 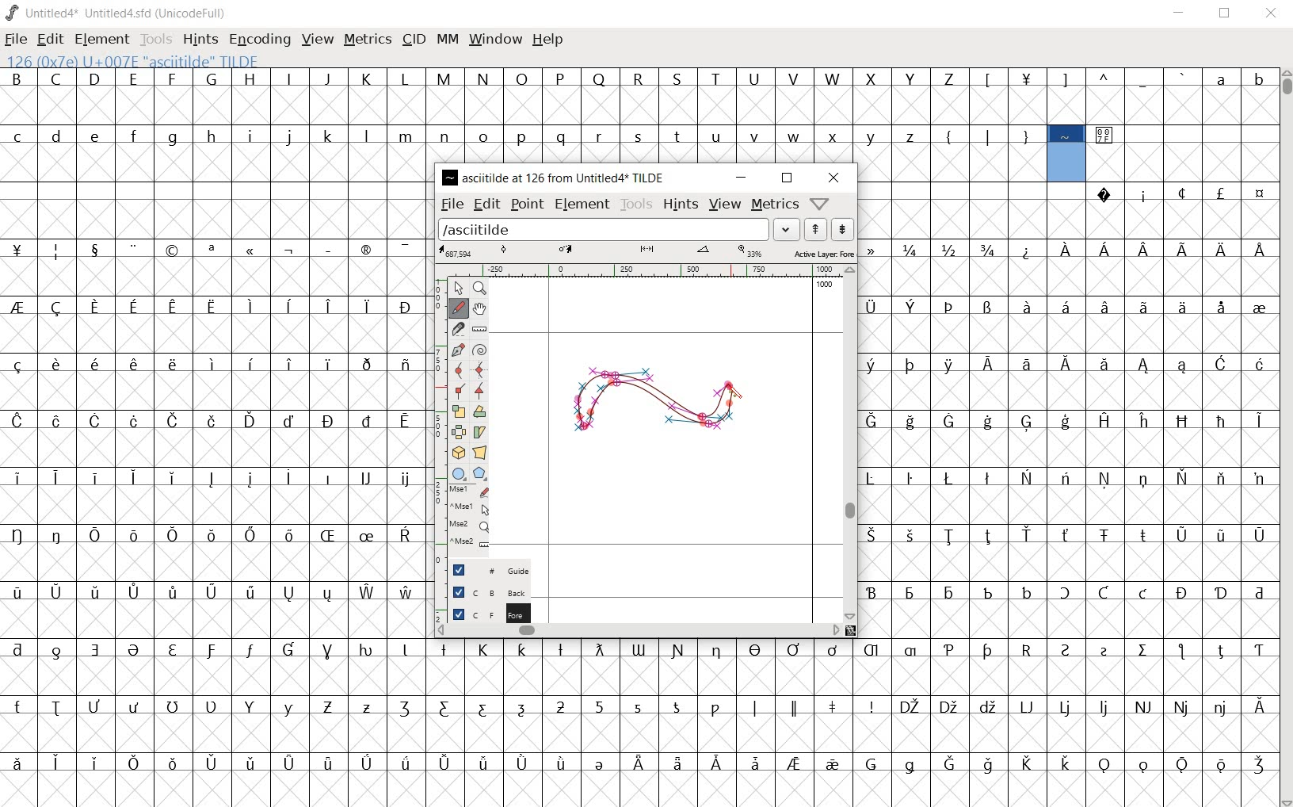 What do you see at coordinates (1271, 13) in the screenshot?
I see `CLOSE` at bounding box center [1271, 13].